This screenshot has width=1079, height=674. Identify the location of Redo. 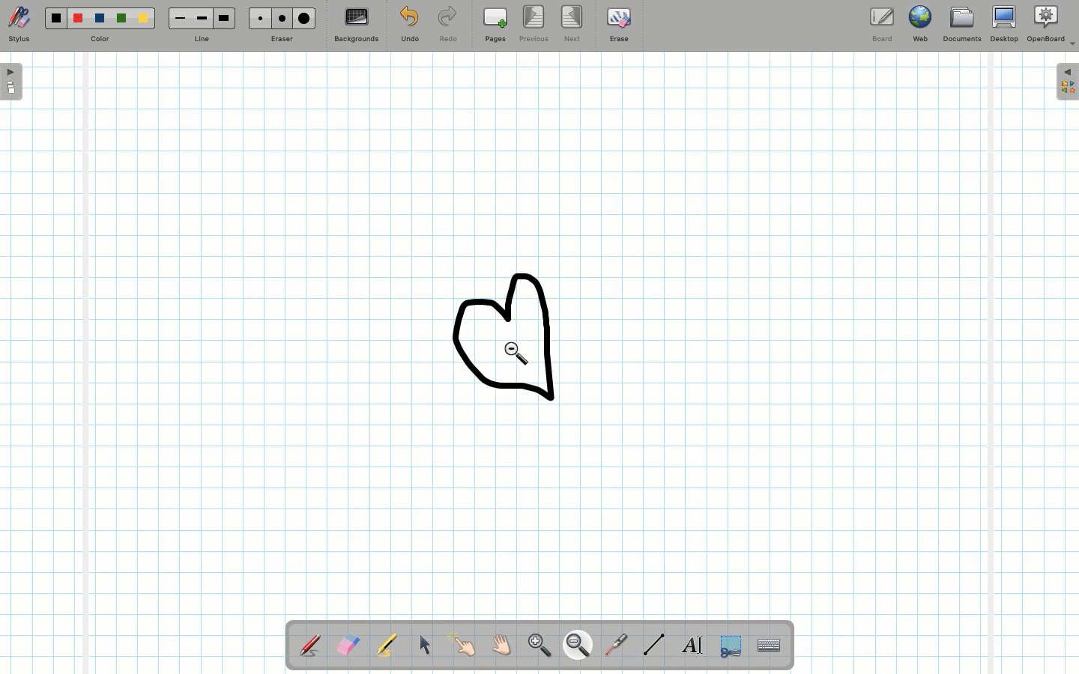
(446, 25).